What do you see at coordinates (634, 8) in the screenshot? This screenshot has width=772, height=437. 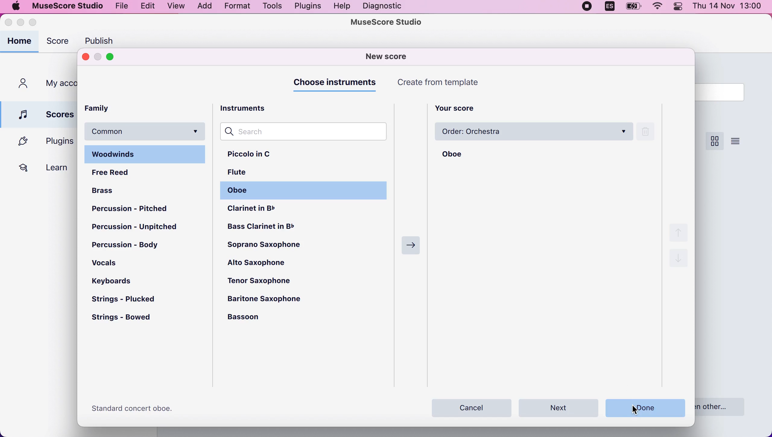 I see `battery` at bounding box center [634, 8].